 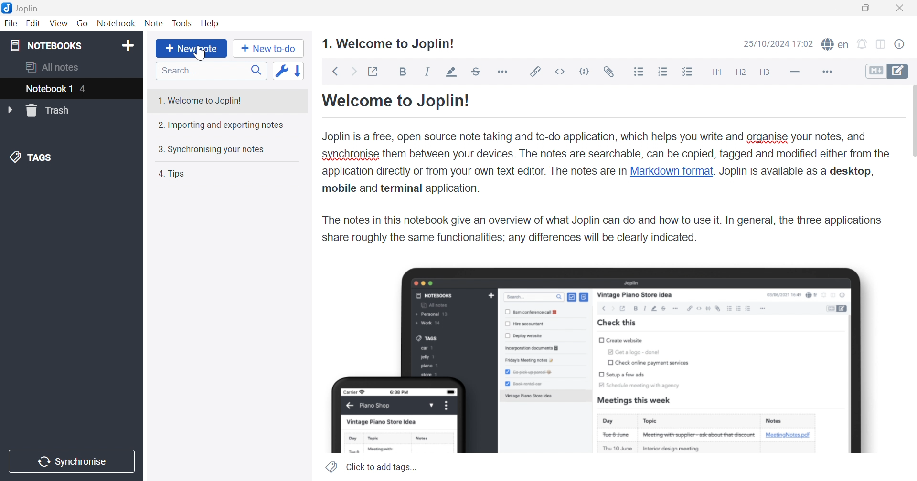 I want to click on Joplin, so click(x=21, y=10).